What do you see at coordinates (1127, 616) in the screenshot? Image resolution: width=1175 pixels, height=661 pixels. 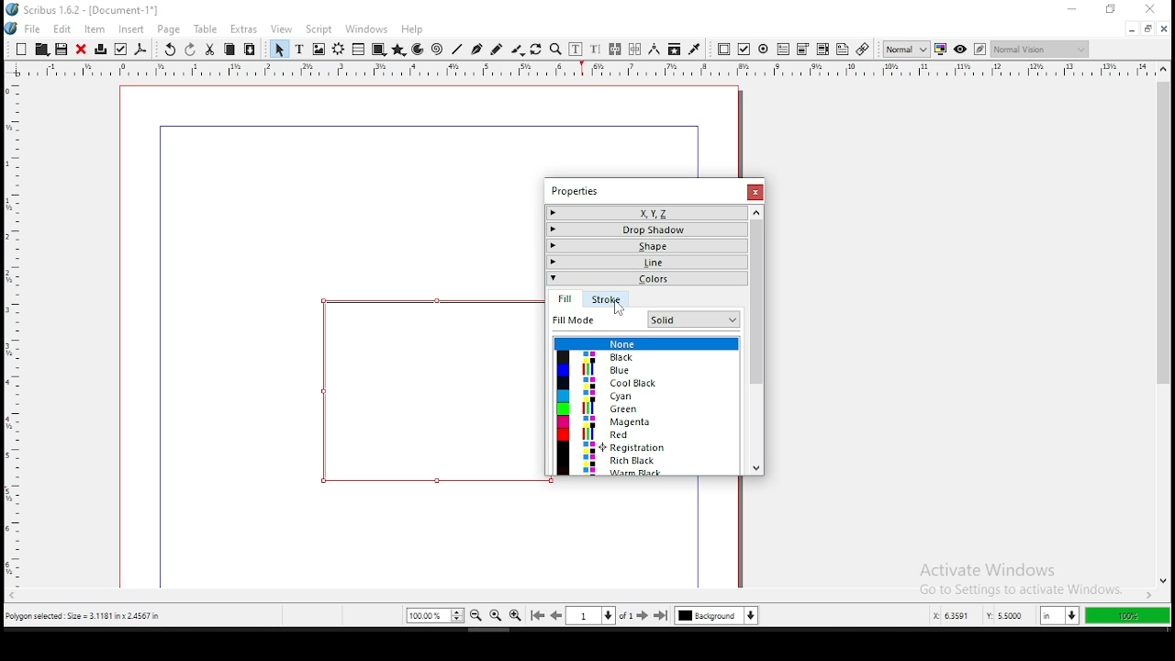 I see `100%` at bounding box center [1127, 616].